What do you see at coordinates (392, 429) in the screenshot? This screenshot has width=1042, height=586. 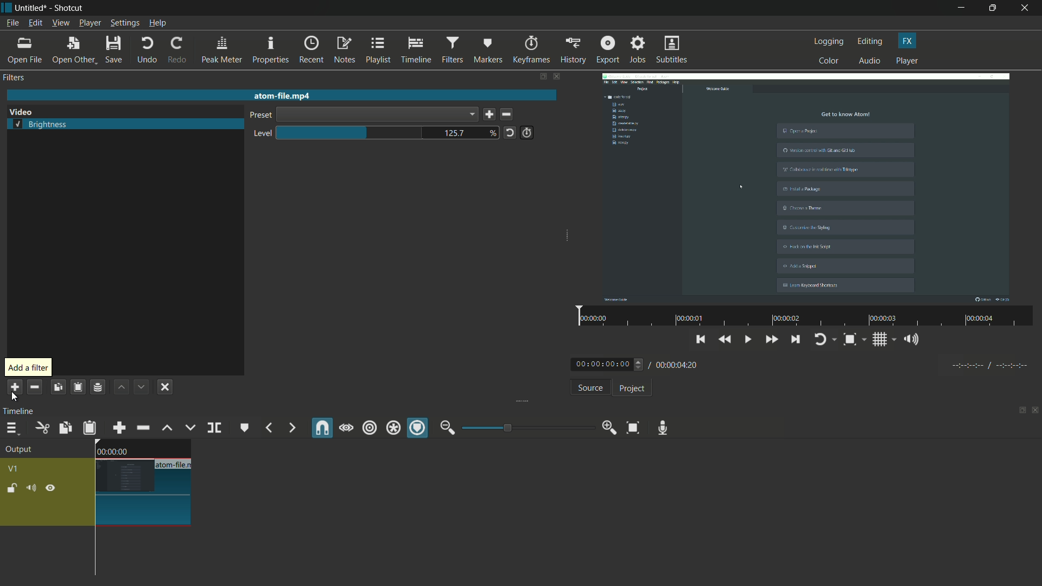 I see `ripple all tracks` at bounding box center [392, 429].